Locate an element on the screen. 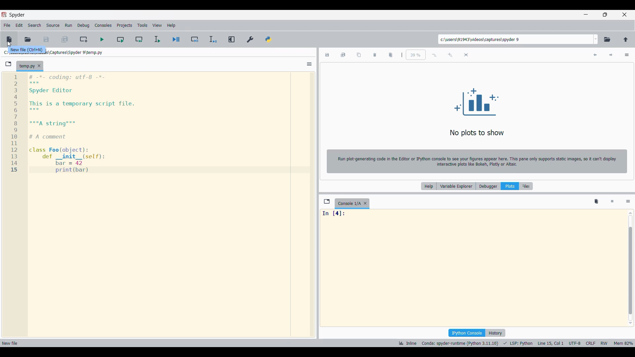  Change to parent directory is located at coordinates (626, 40).